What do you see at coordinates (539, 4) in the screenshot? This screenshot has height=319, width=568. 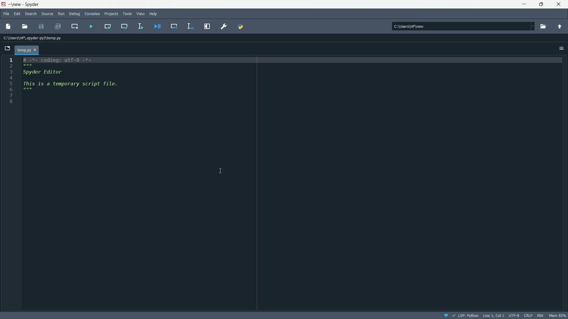 I see `maximize` at bounding box center [539, 4].